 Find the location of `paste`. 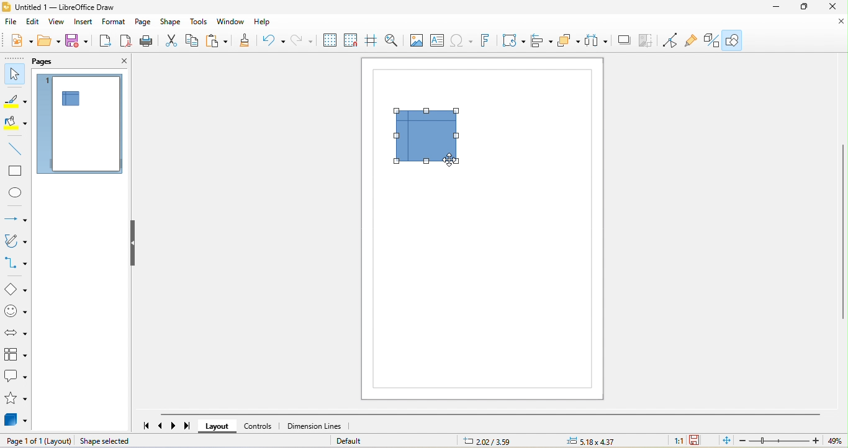

paste is located at coordinates (218, 42).